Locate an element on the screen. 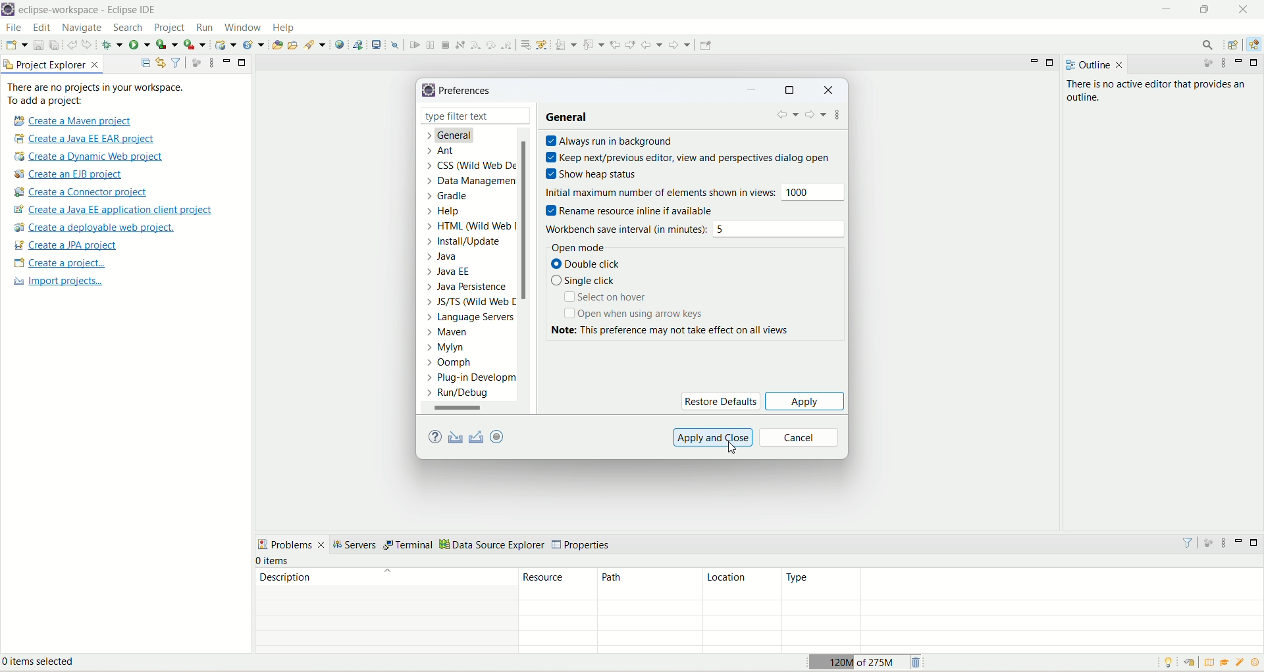 This screenshot has width=1264, height=672. problems is located at coordinates (292, 544).